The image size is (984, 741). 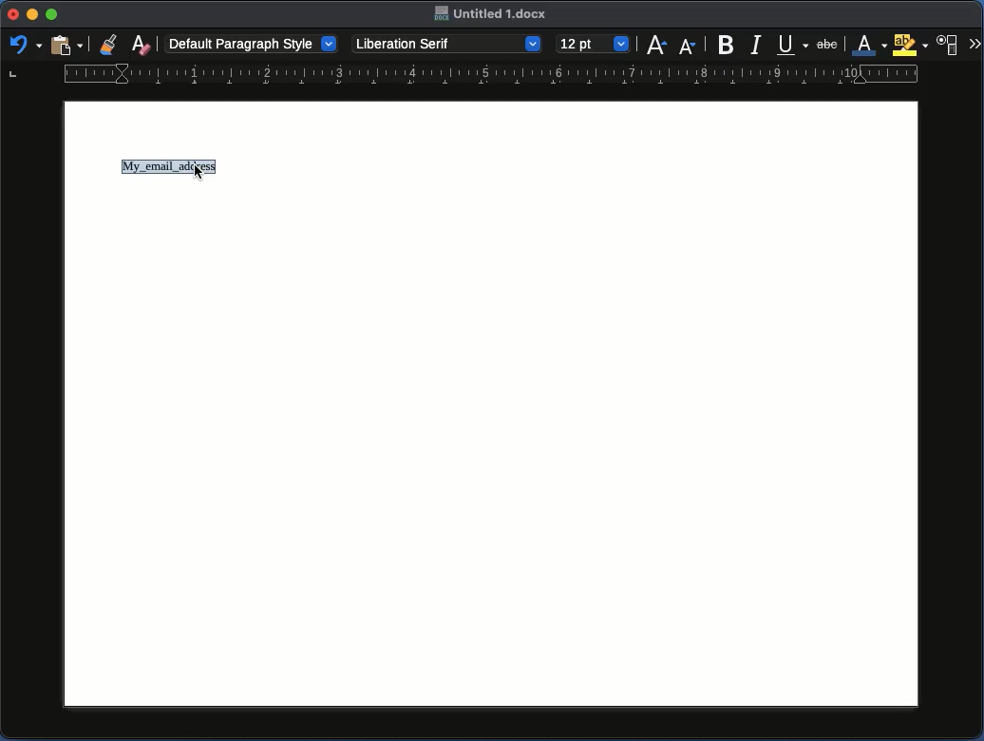 What do you see at coordinates (656, 45) in the screenshot?
I see `Size increase` at bounding box center [656, 45].